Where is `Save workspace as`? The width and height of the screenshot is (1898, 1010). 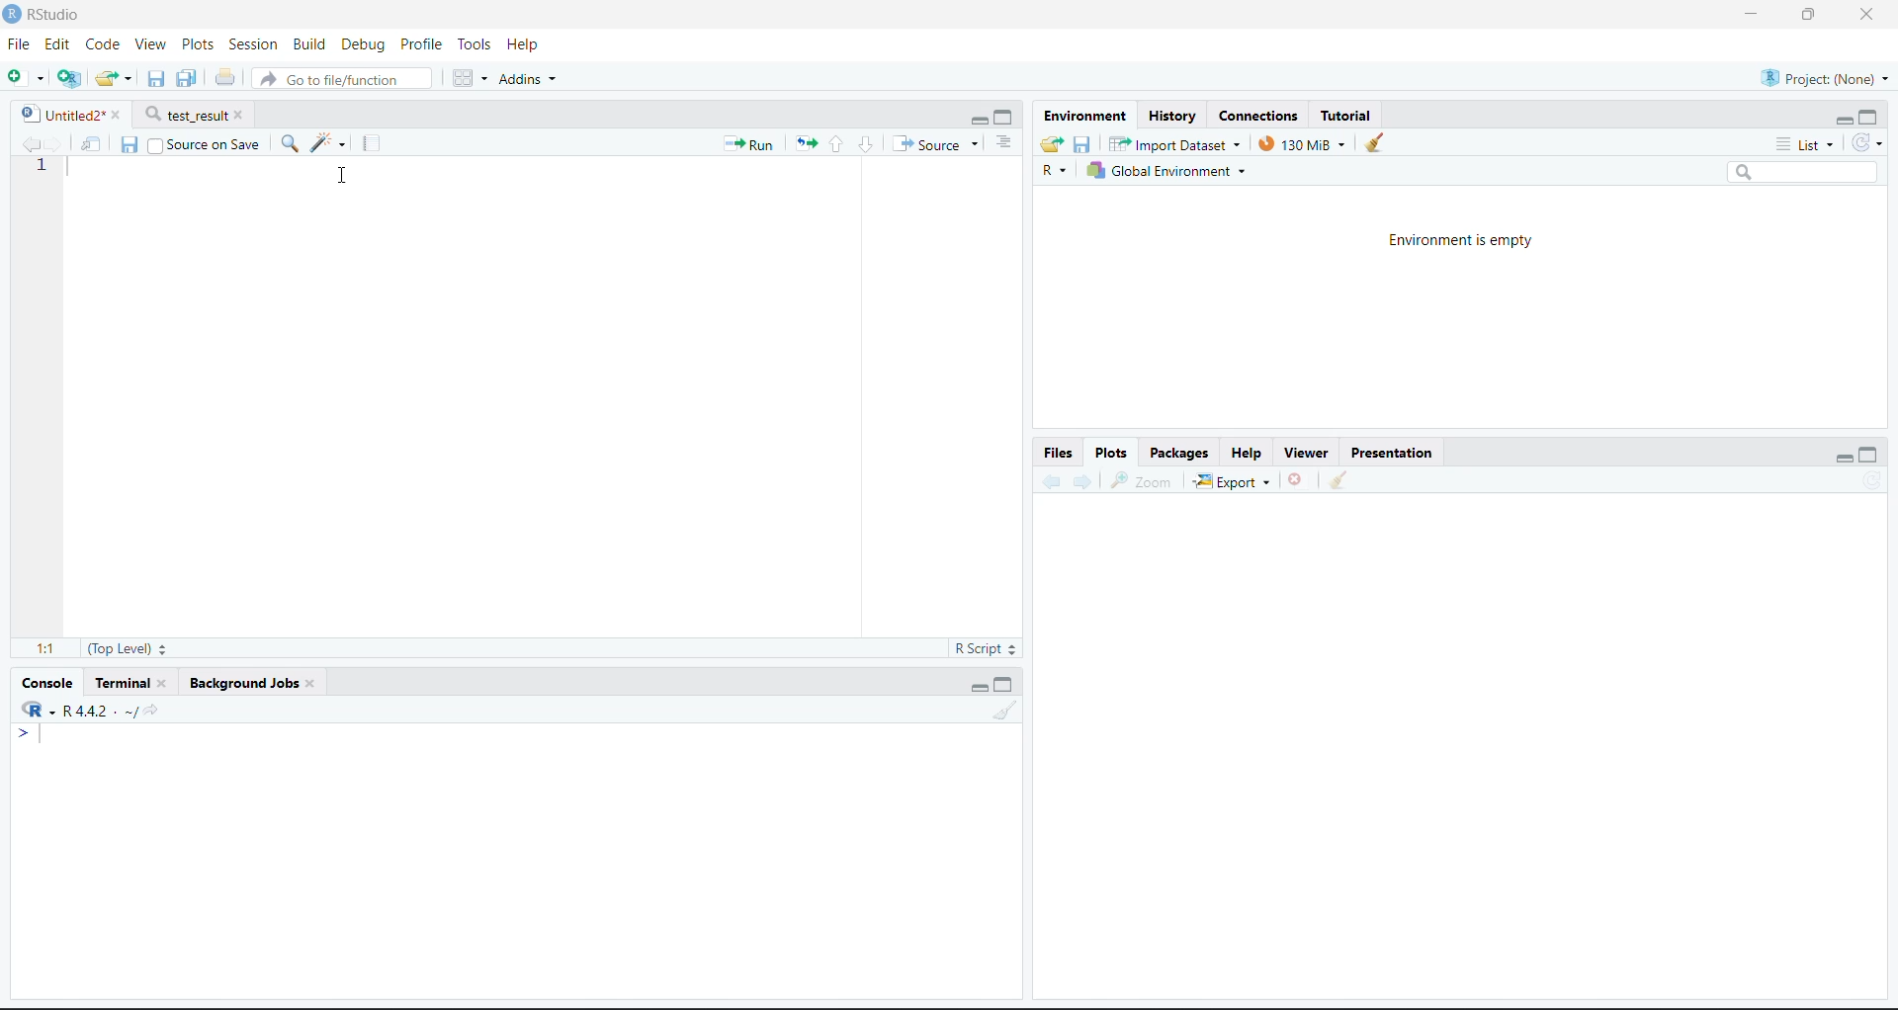
Save workspace as is located at coordinates (1083, 142).